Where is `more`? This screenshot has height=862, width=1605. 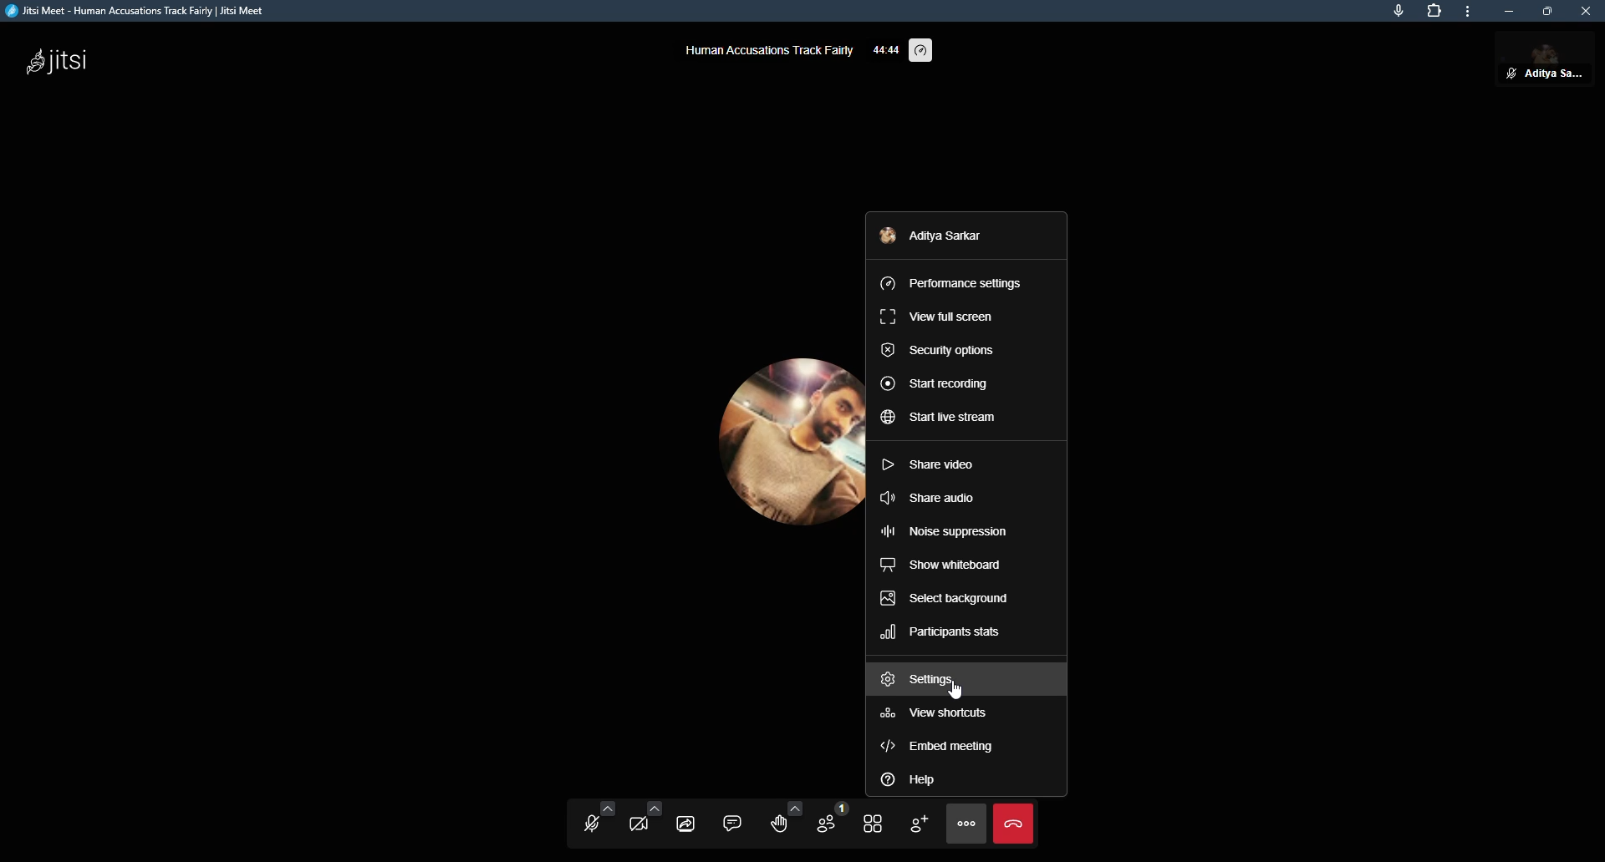 more is located at coordinates (1473, 13).